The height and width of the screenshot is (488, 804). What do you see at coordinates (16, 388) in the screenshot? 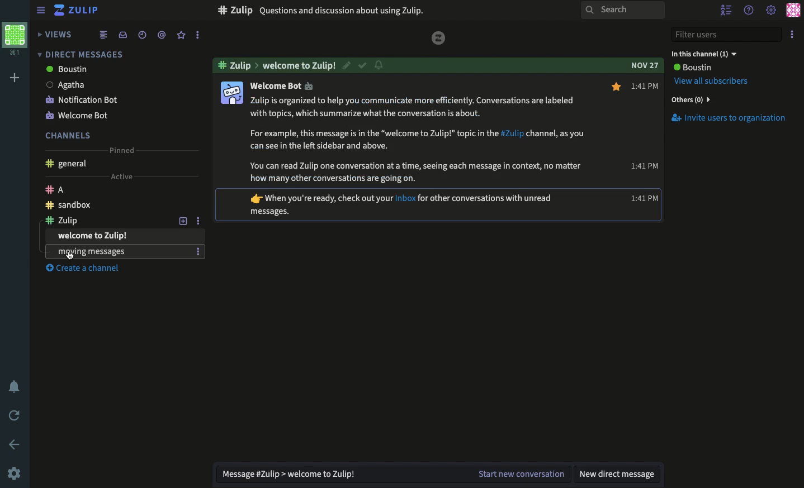
I see `Notification` at bounding box center [16, 388].